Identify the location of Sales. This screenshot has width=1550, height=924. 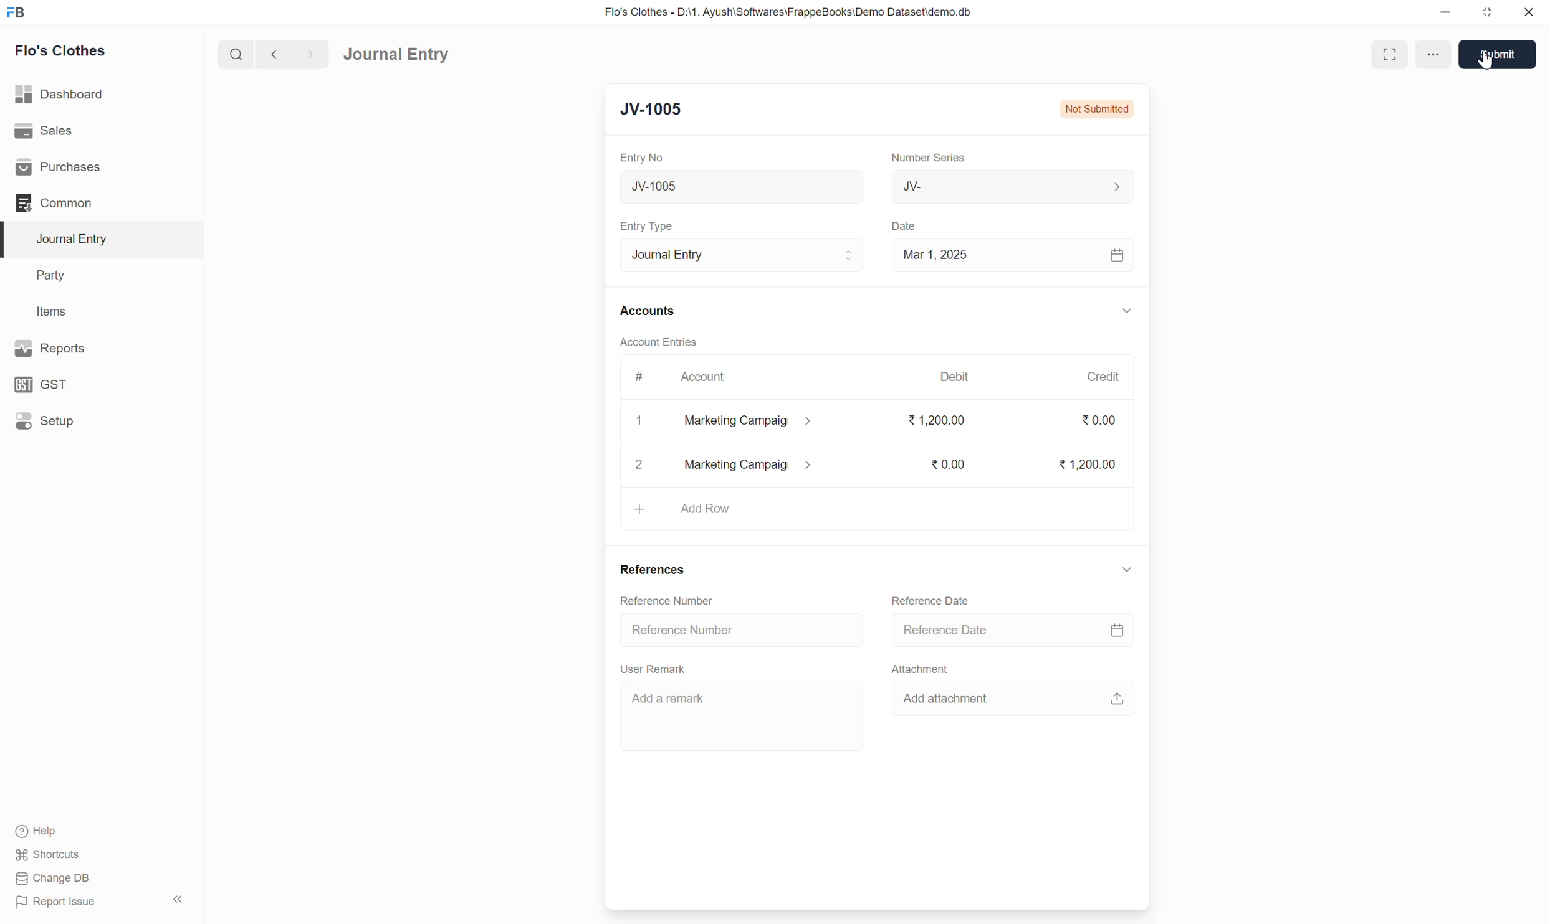
(43, 129).